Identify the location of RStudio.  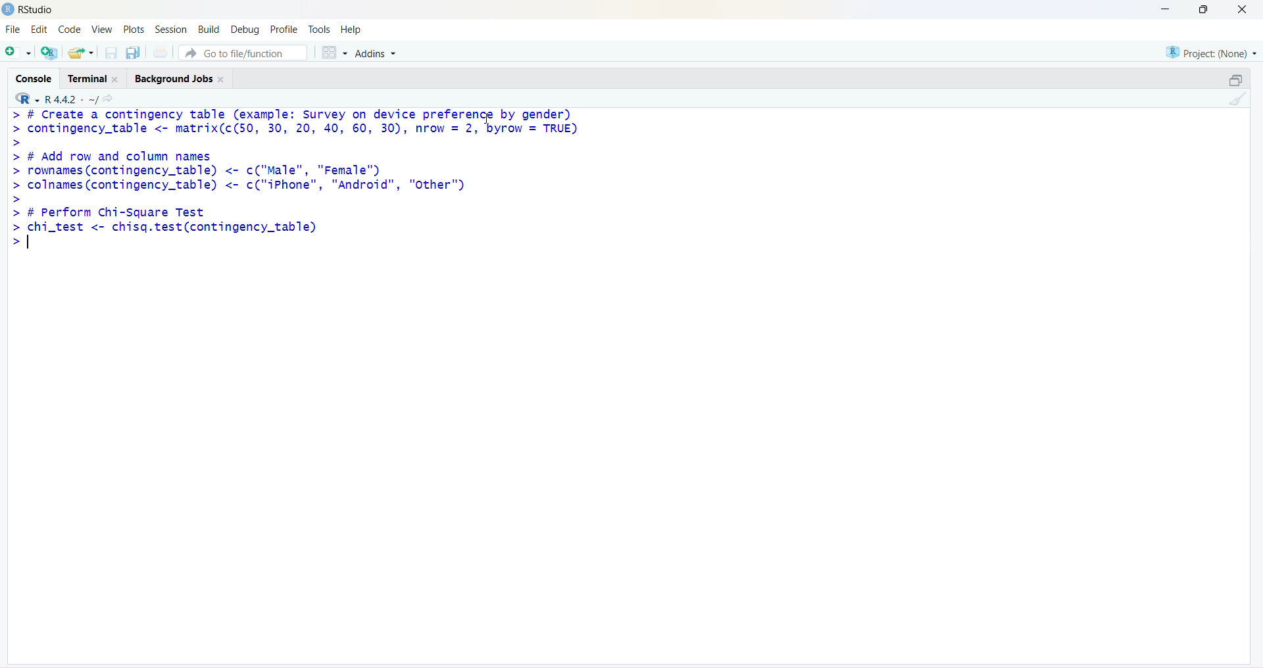
(39, 10).